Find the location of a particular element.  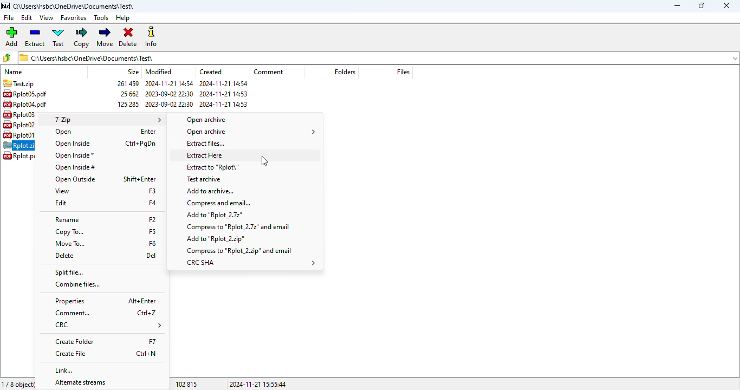

7-Zip is located at coordinates (108, 120).